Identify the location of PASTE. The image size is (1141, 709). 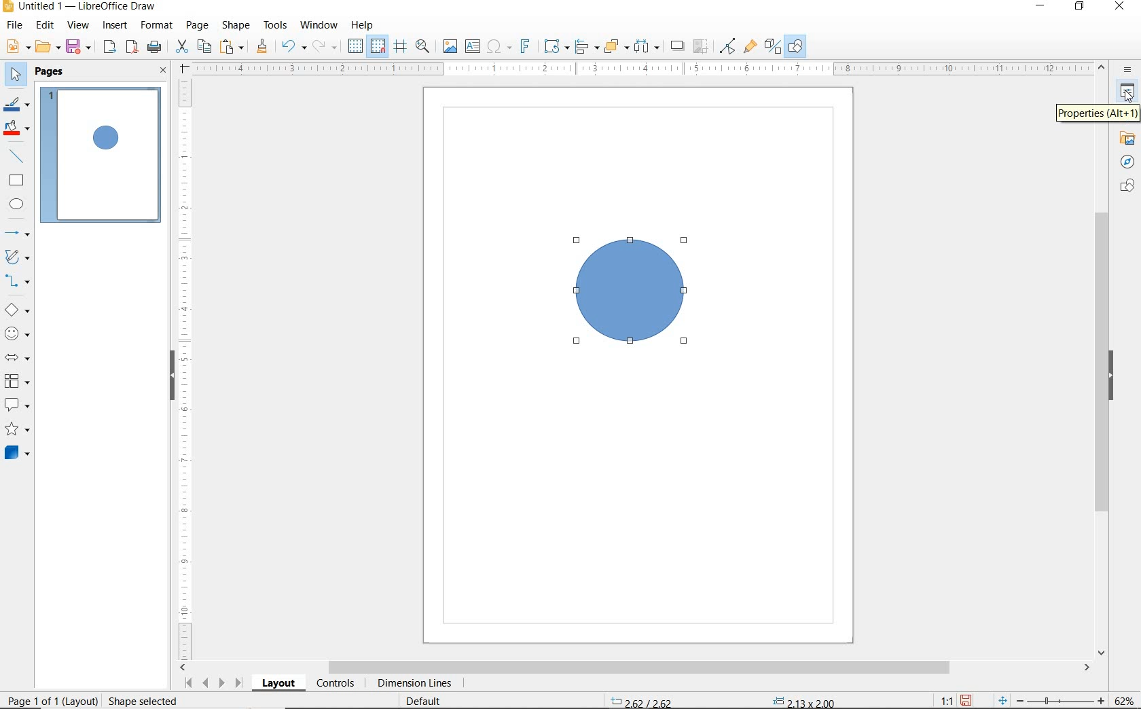
(234, 46).